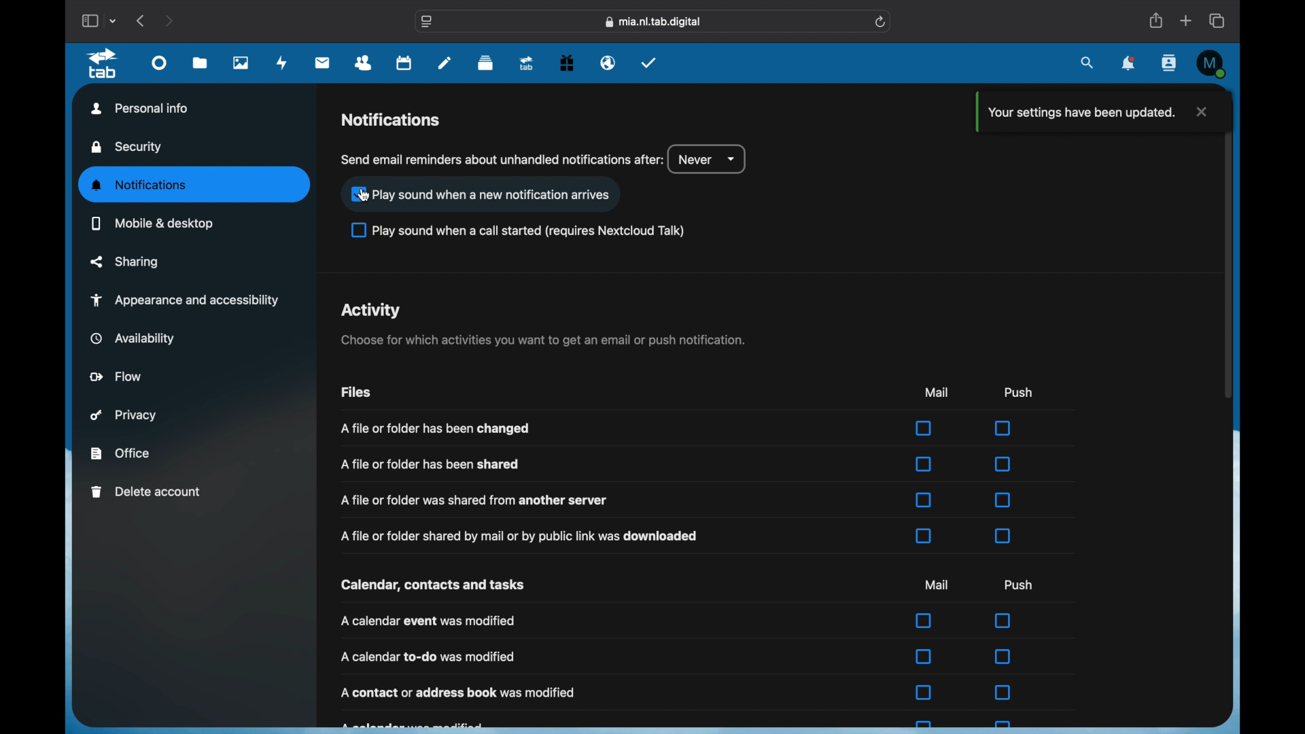 The width and height of the screenshot is (1305, 734). What do you see at coordinates (1003, 693) in the screenshot?
I see `checkbox` at bounding box center [1003, 693].